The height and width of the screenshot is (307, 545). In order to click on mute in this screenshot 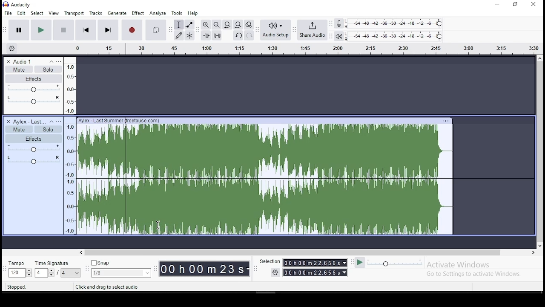, I will do `click(18, 129)`.